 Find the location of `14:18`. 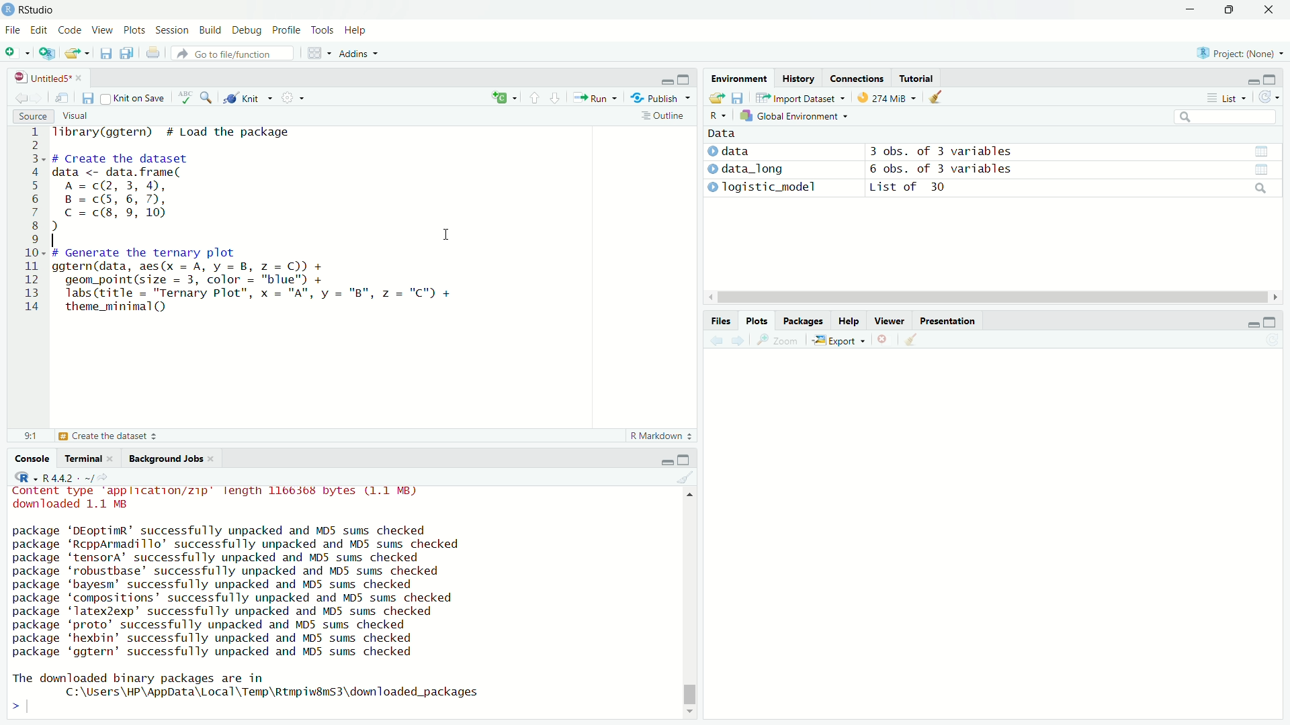

14:18 is located at coordinates (30, 434).